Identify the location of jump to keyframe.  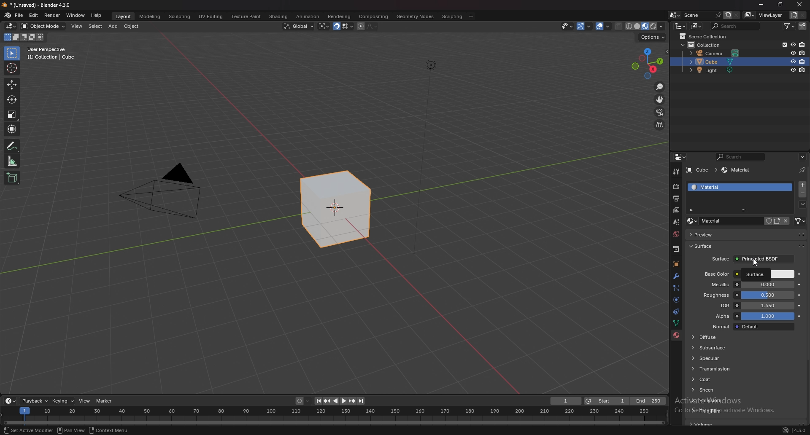
(327, 401).